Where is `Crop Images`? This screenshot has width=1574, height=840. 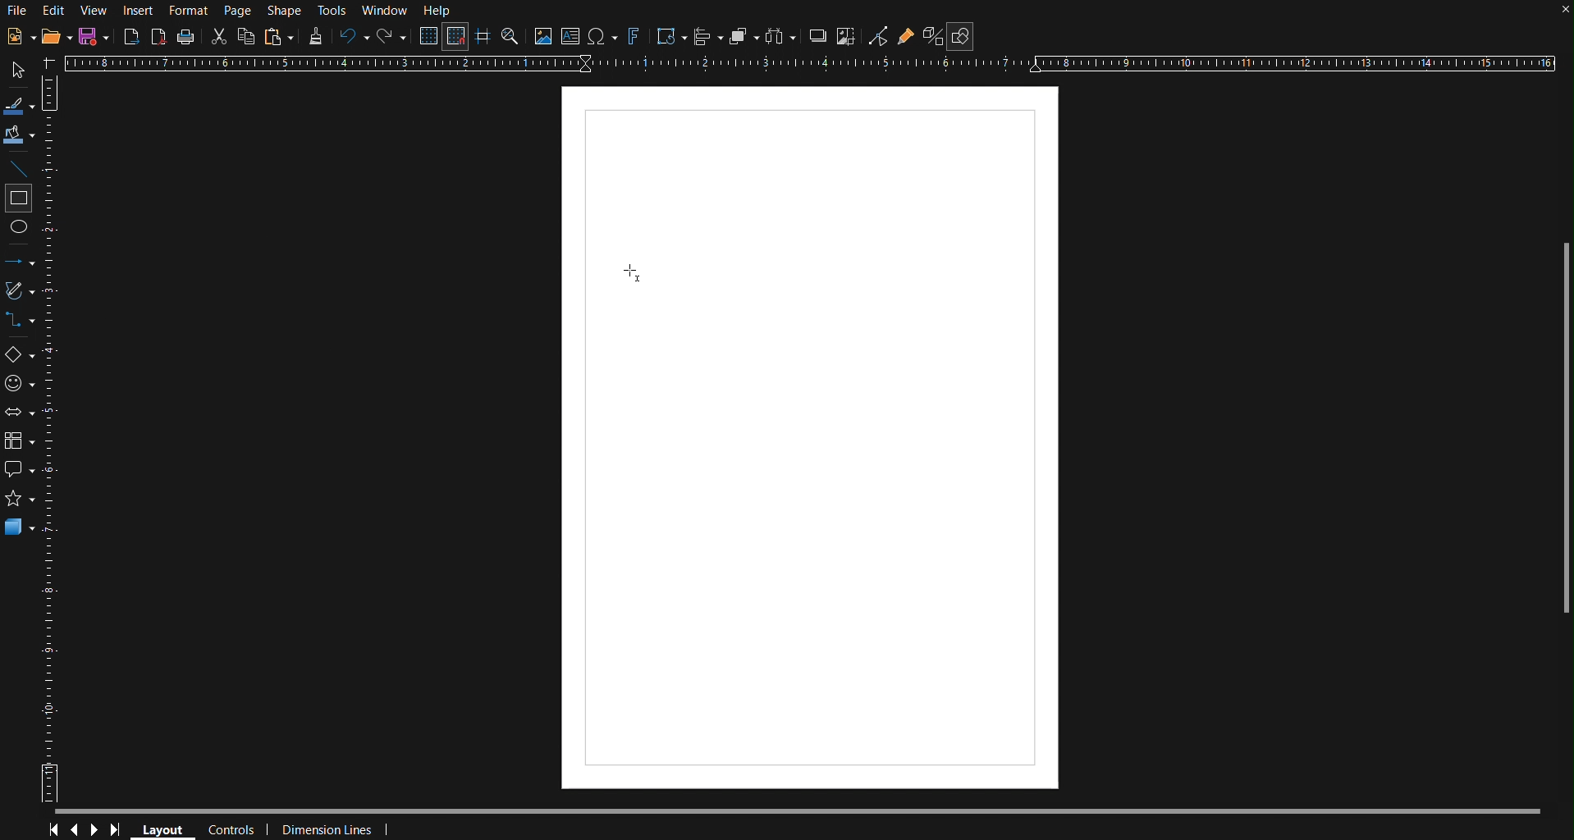 Crop Images is located at coordinates (847, 35).